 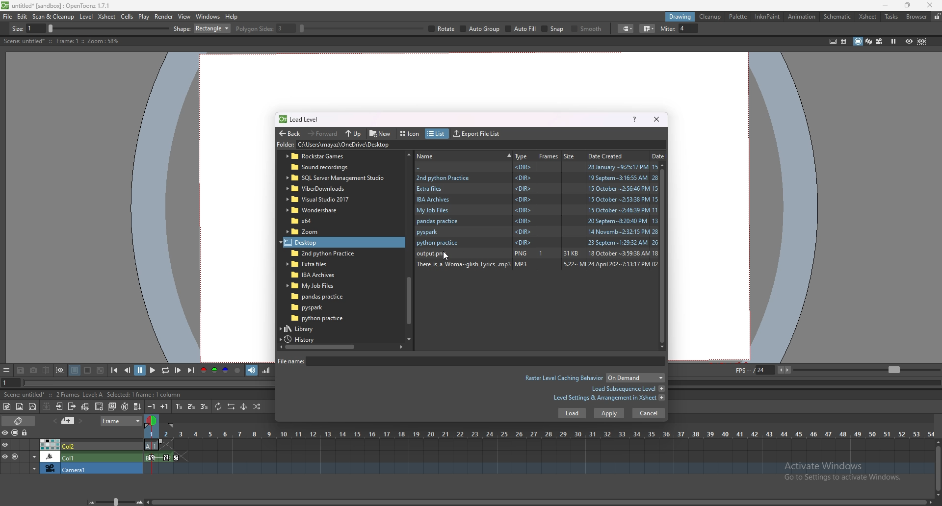 I want to click on size, so click(x=572, y=155).